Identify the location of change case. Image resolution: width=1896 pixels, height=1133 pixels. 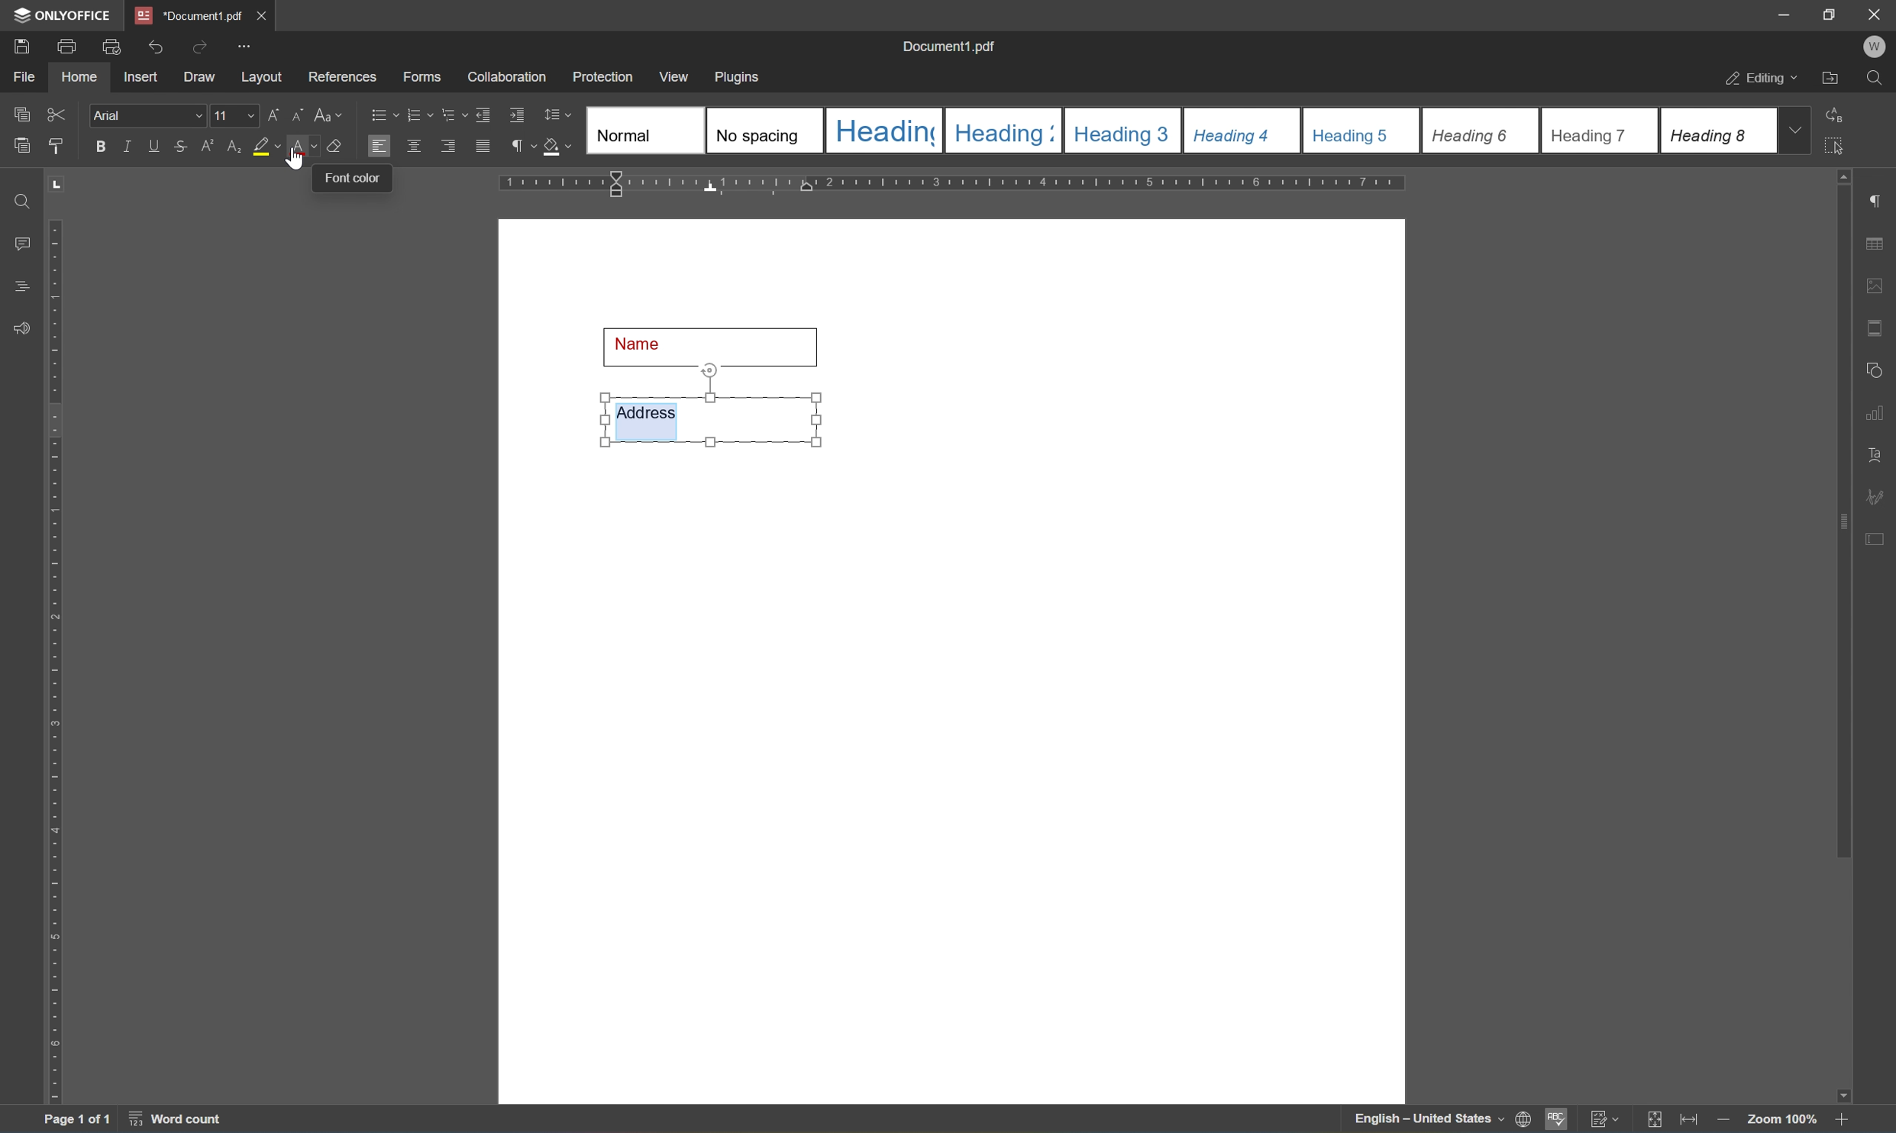
(331, 118).